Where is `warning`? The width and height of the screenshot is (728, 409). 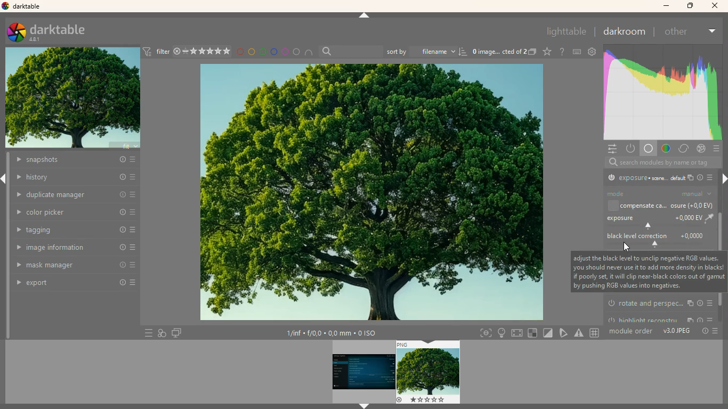
warning is located at coordinates (580, 333).